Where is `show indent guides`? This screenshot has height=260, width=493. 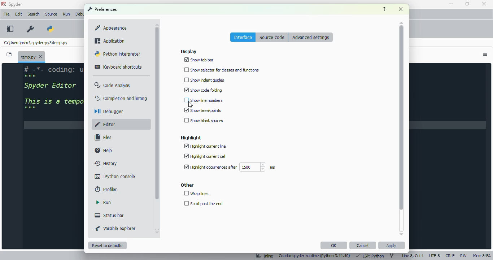 show indent guides is located at coordinates (204, 80).